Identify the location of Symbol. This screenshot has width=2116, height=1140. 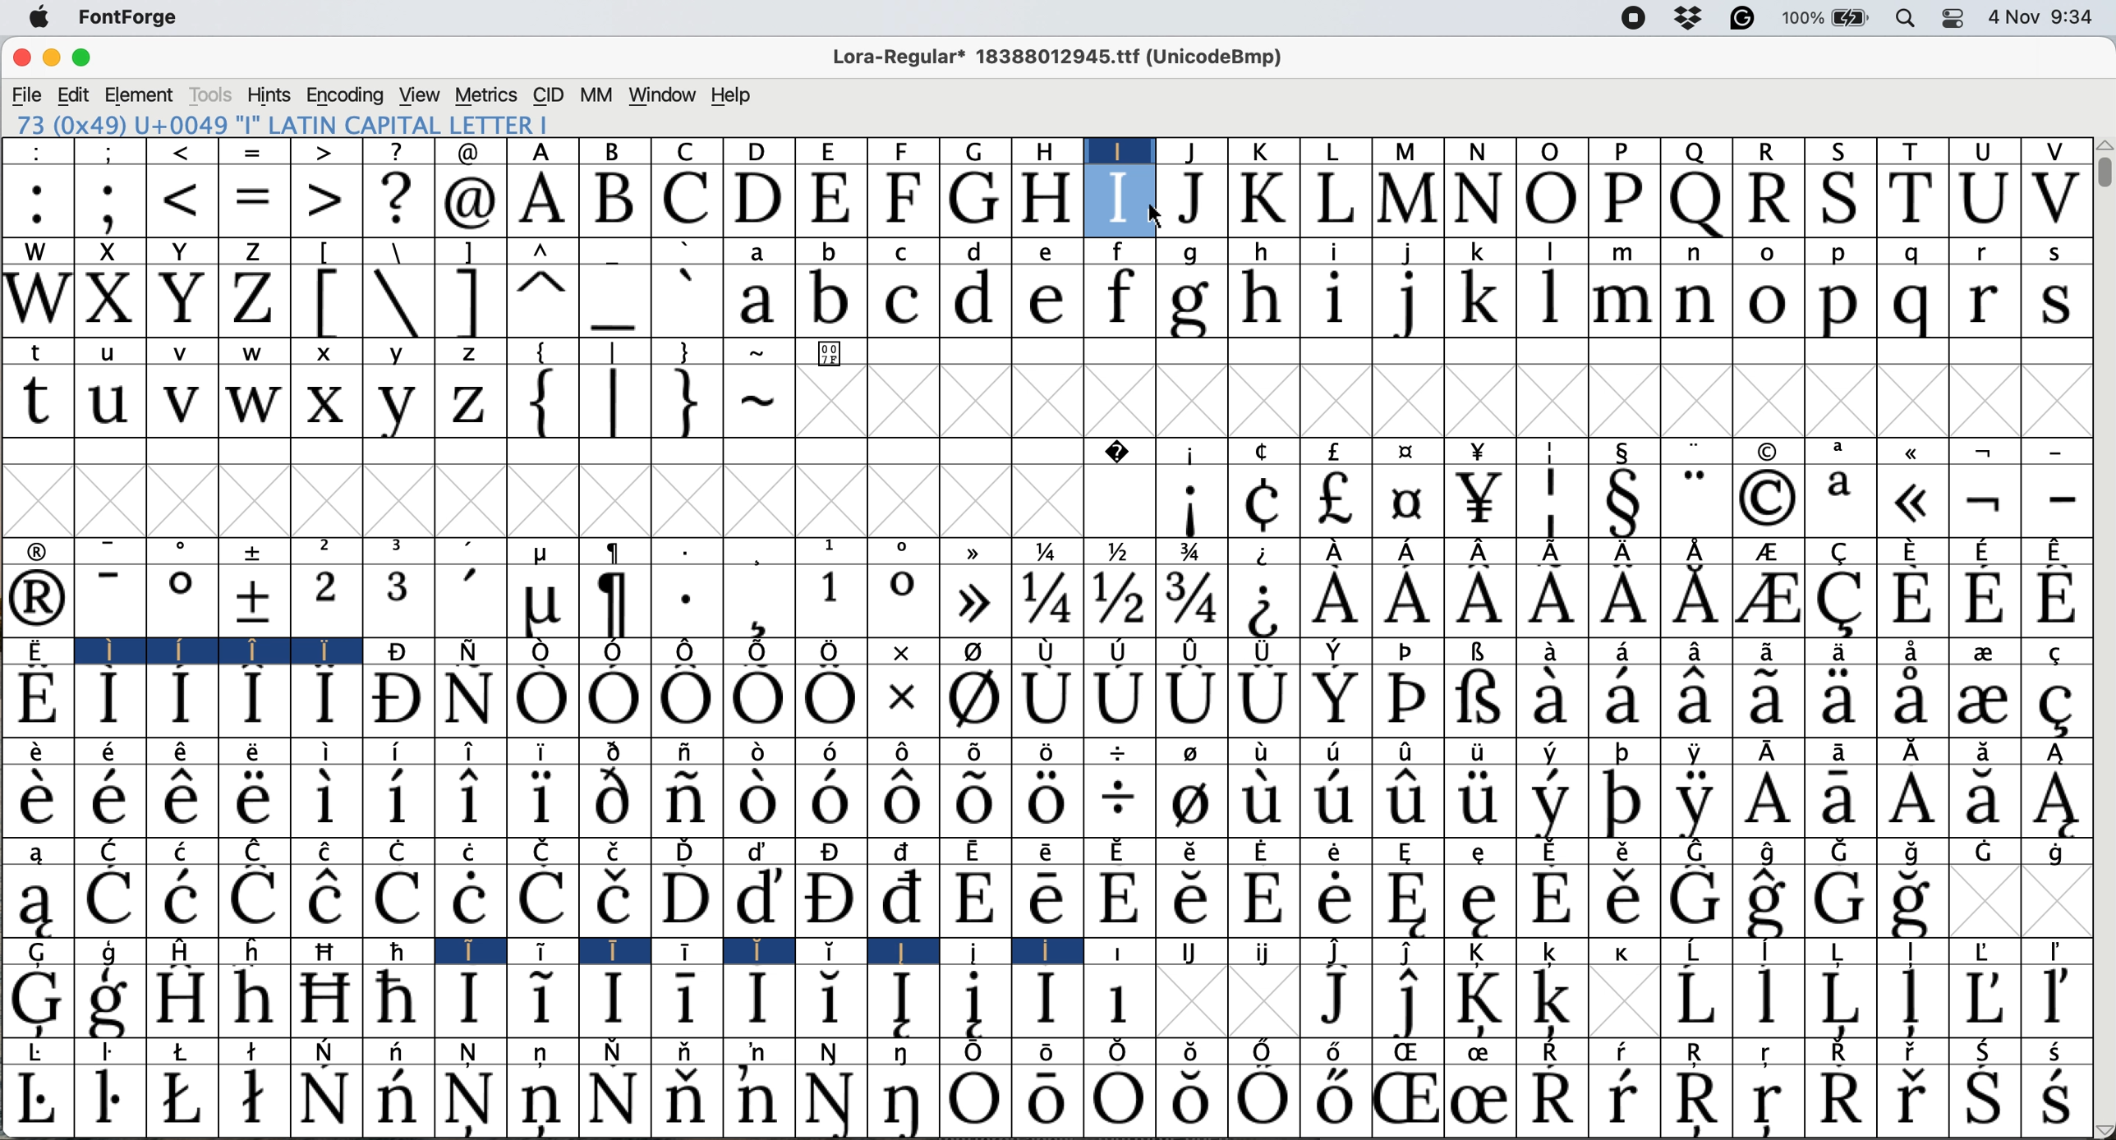
(615, 1101).